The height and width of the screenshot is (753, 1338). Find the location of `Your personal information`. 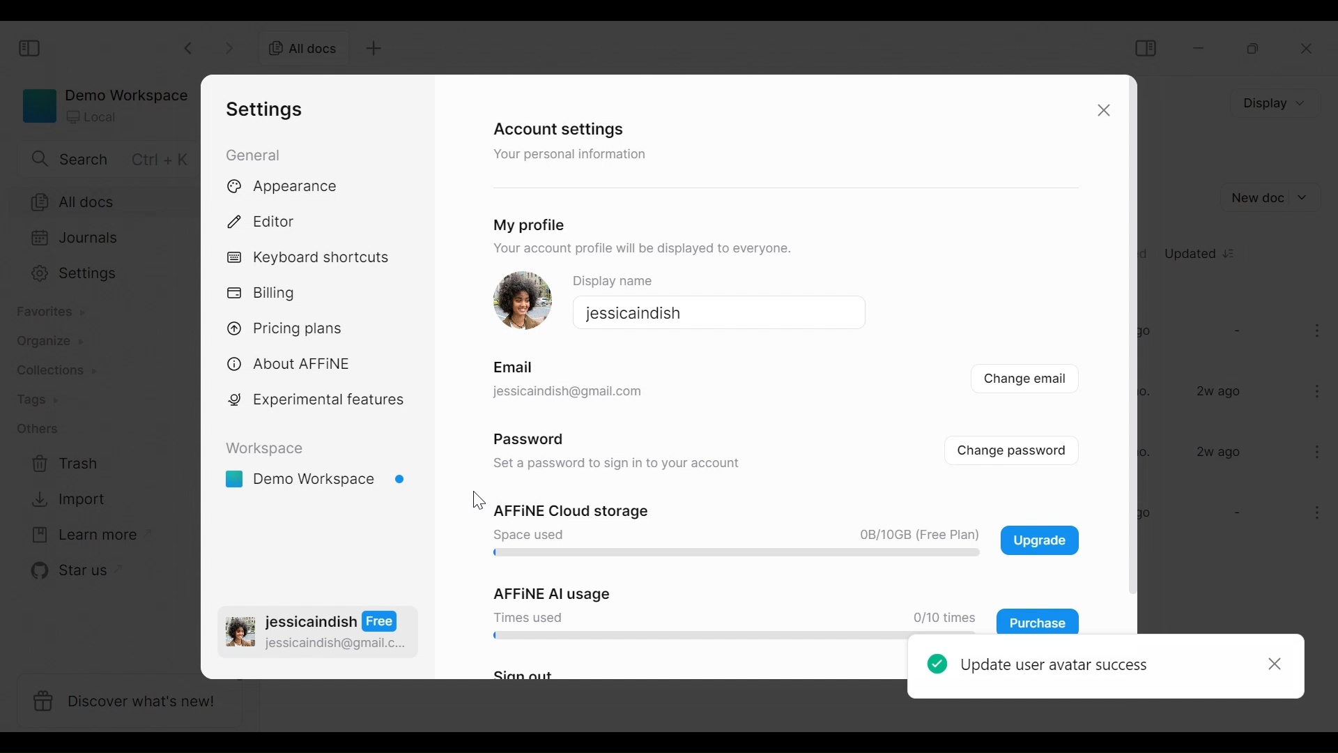

Your personal information is located at coordinates (574, 156).